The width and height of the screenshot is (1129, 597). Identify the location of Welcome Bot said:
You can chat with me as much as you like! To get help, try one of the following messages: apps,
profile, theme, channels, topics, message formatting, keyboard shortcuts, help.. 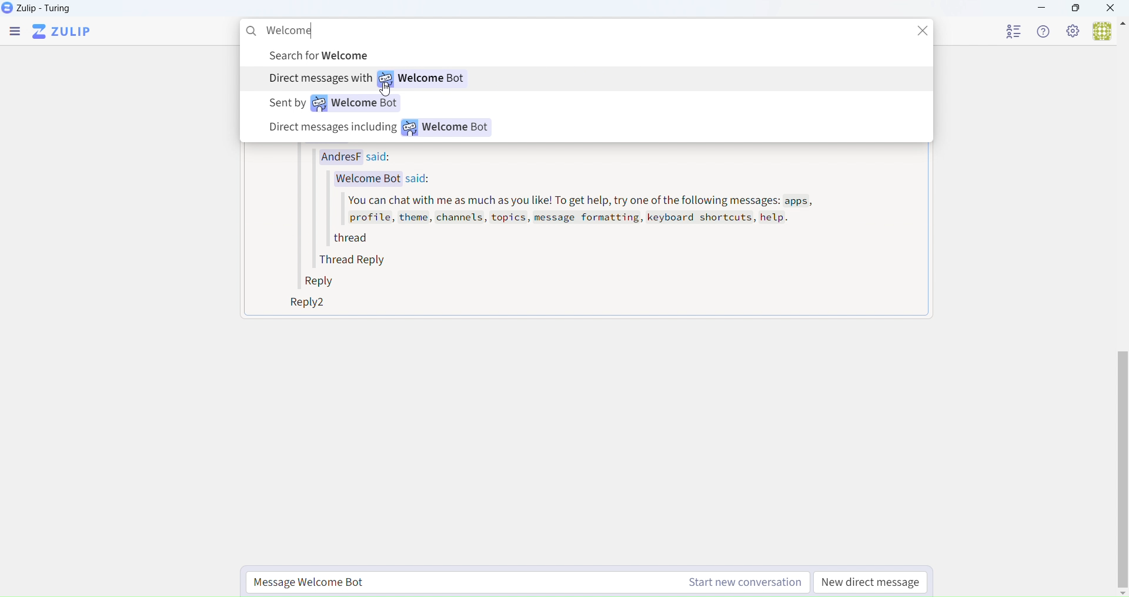
(571, 203).